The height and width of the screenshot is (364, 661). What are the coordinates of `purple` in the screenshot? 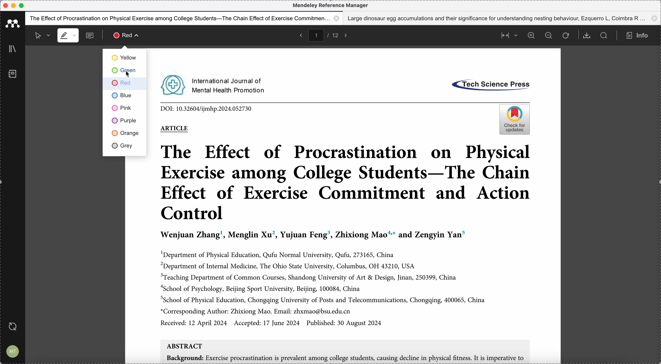 It's located at (124, 122).